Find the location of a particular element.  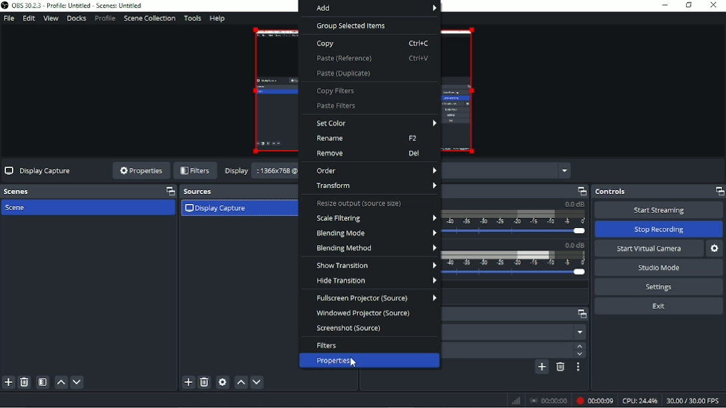

Docks is located at coordinates (77, 19).